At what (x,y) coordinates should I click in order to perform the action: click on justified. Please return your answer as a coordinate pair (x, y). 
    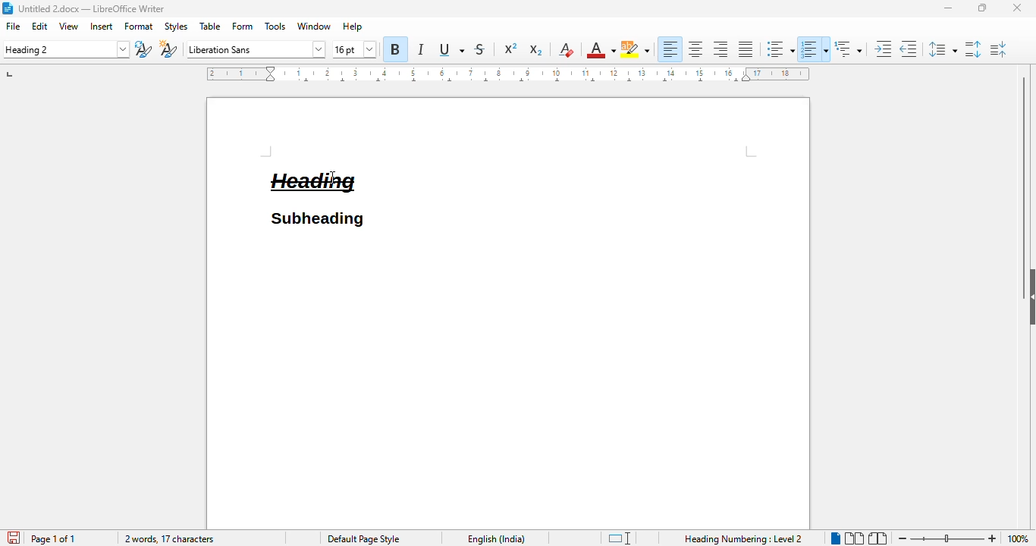
    Looking at the image, I should click on (746, 49).